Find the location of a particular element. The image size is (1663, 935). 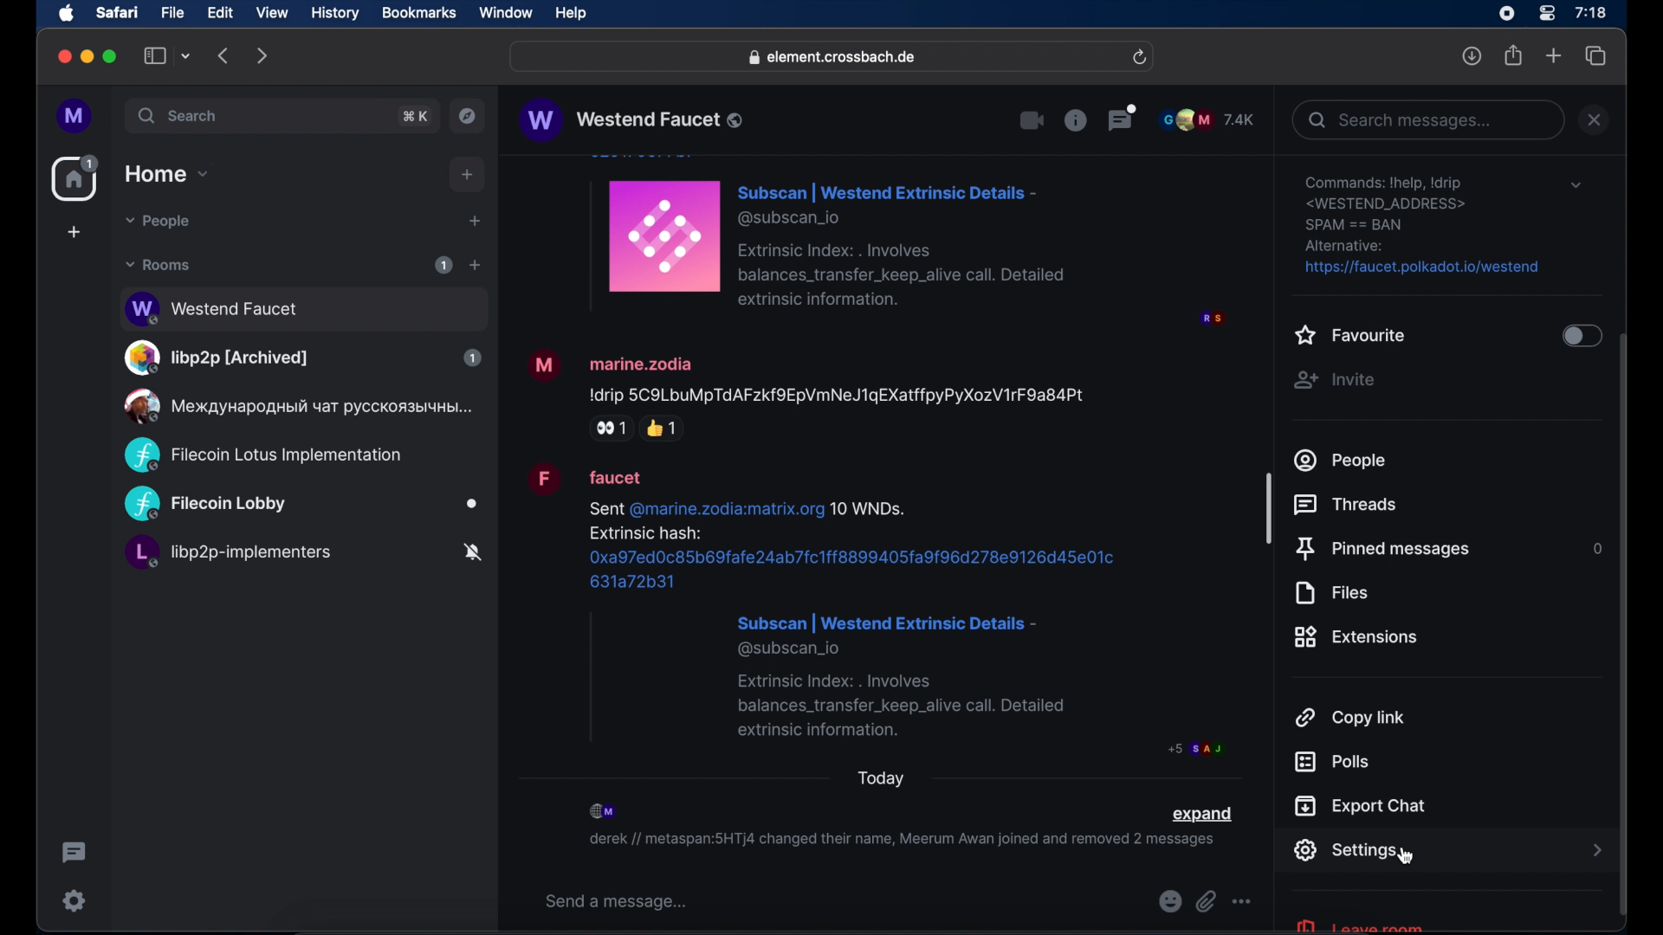

edit is located at coordinates (220, 12).